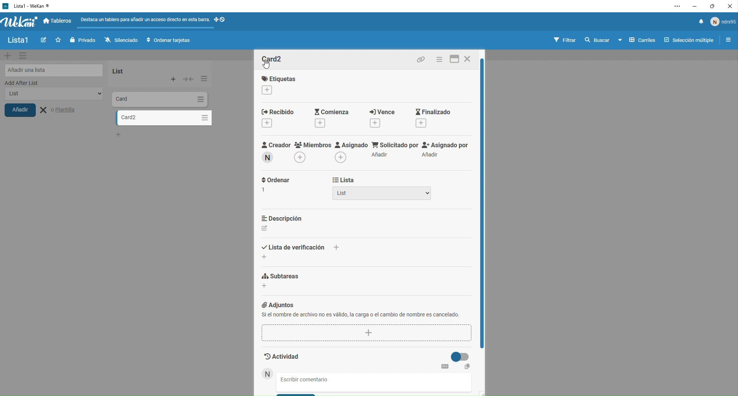  Describe the element at coordinates (203, 116) in the screenshot. I see `Options` at that location.